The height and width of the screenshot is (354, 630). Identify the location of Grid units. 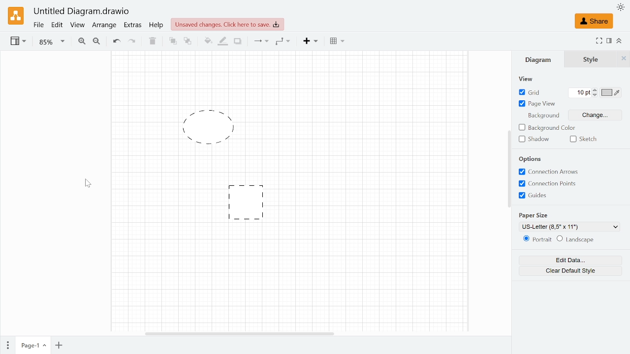
(580, 92).